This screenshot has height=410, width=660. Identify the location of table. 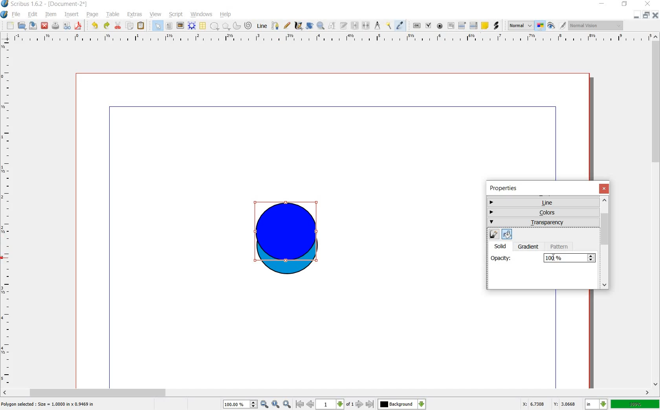
(114, 15).